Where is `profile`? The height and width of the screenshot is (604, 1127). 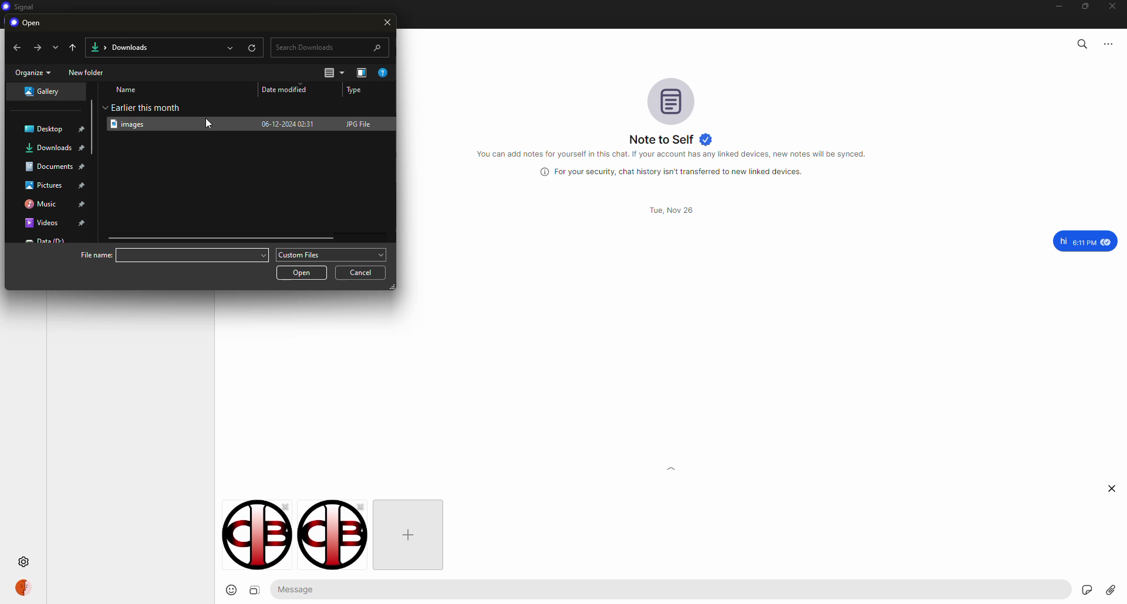 profile is located at coordinates (23, 587).